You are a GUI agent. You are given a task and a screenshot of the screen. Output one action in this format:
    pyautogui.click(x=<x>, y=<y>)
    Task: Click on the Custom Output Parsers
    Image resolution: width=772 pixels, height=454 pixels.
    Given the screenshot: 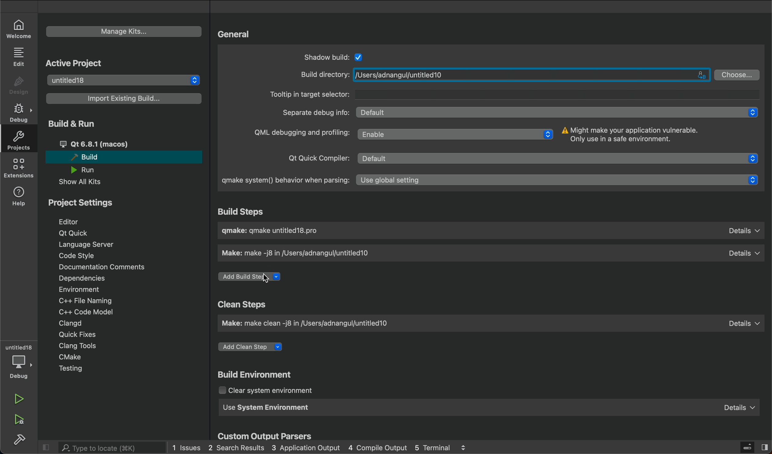 What is the action you would take?
    pyautogui.click(x=265, y=435)
    